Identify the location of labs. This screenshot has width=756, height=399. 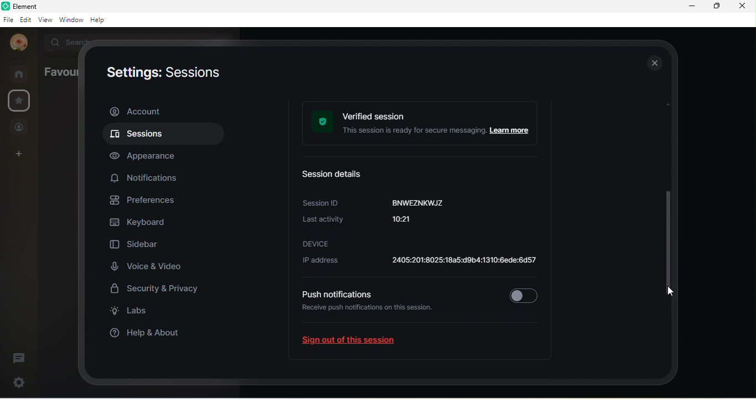
(133, 312).